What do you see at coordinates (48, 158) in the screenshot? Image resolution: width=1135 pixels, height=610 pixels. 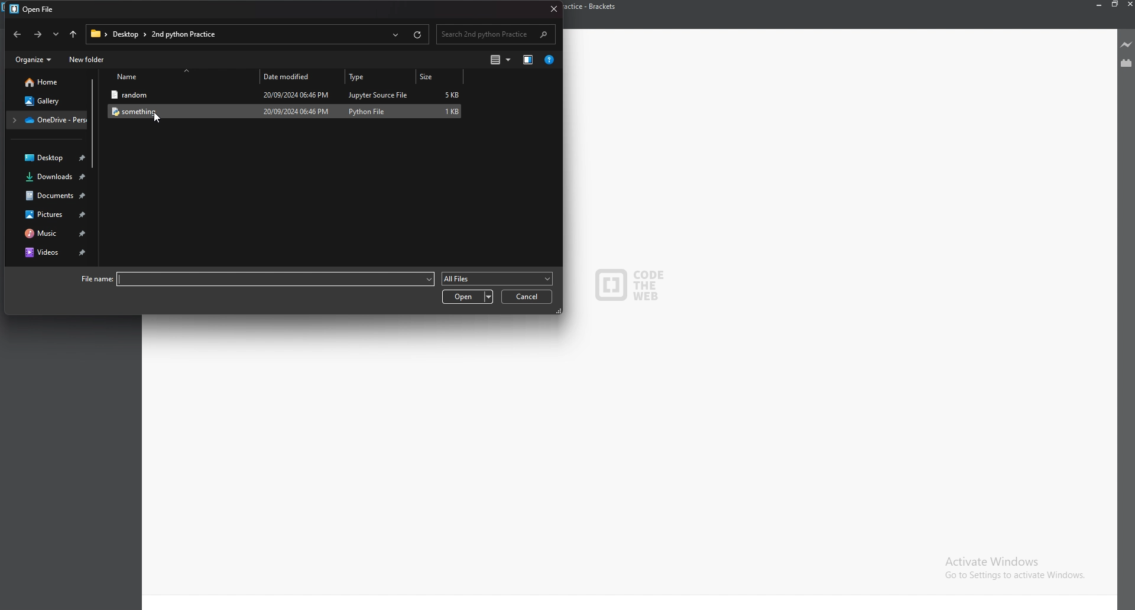 I see `desktop` at bounding box center [48, 158].